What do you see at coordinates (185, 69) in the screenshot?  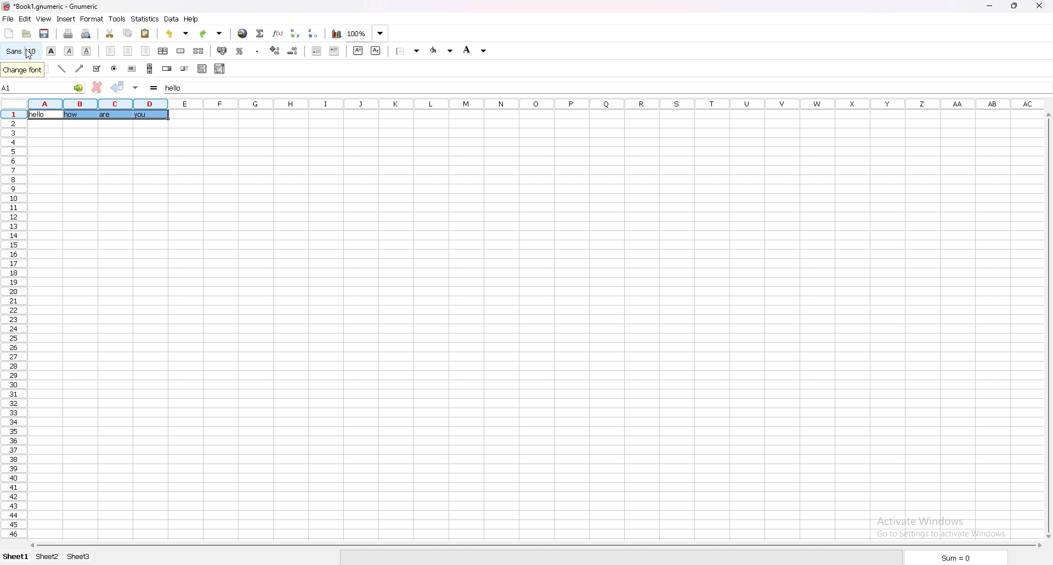 I see `slider` at bounding box center [185, 69].